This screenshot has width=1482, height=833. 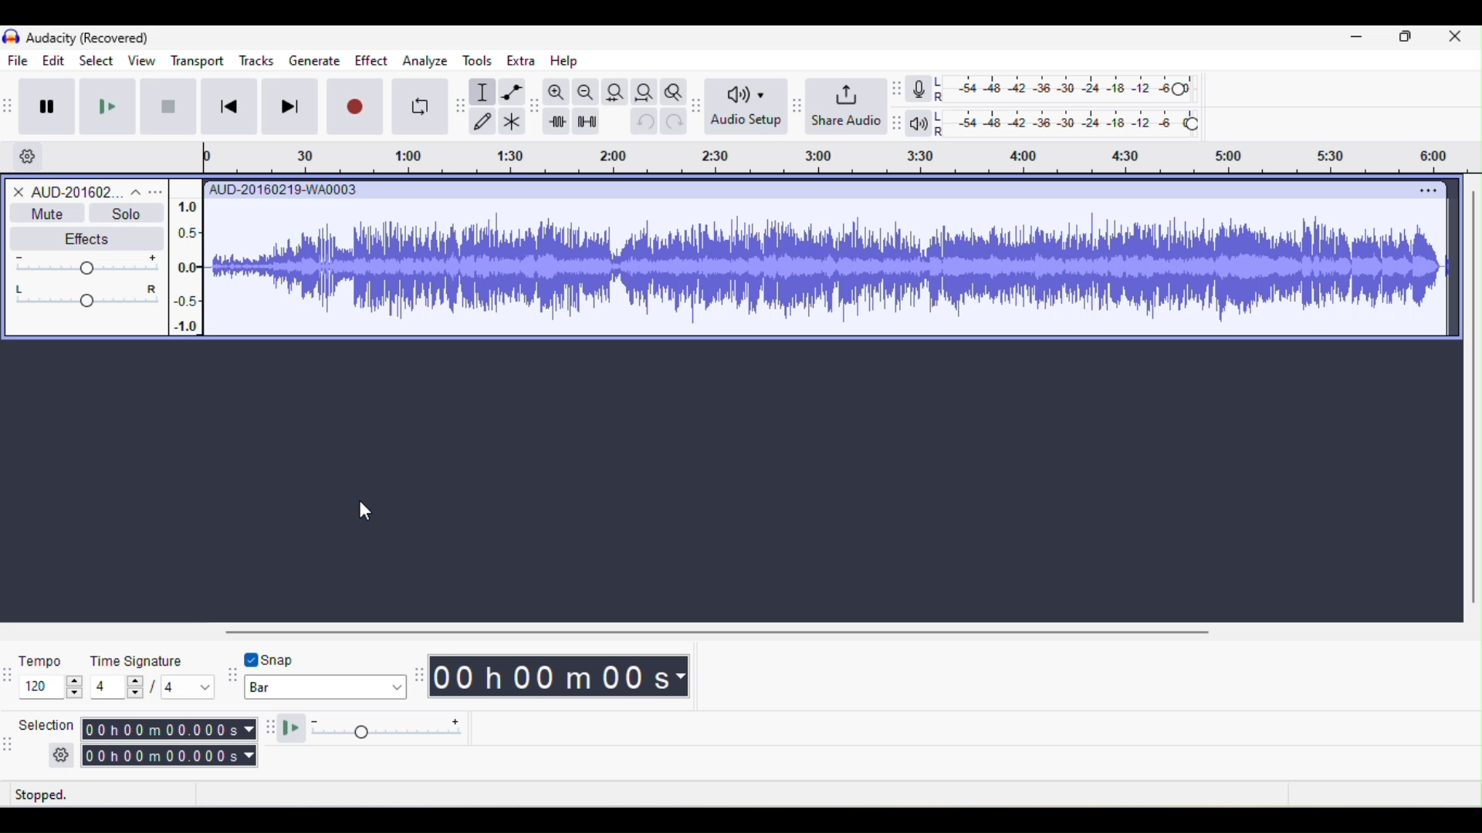 What do you see at coordinates (49, 740) in the screenshot?
I see `selection` at bounding box center [49, 740].